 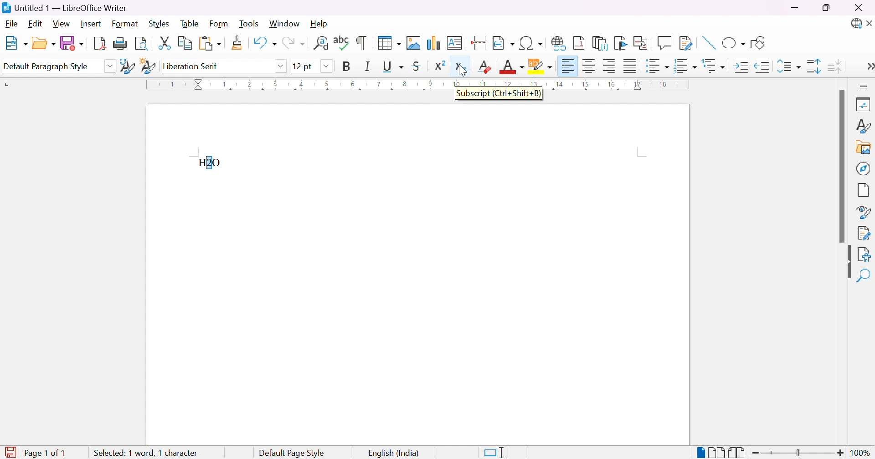 What do you see at coordinates (541, 66) in the screenshot?
I see `Character highlighting color` at bounding box center [541, 66].